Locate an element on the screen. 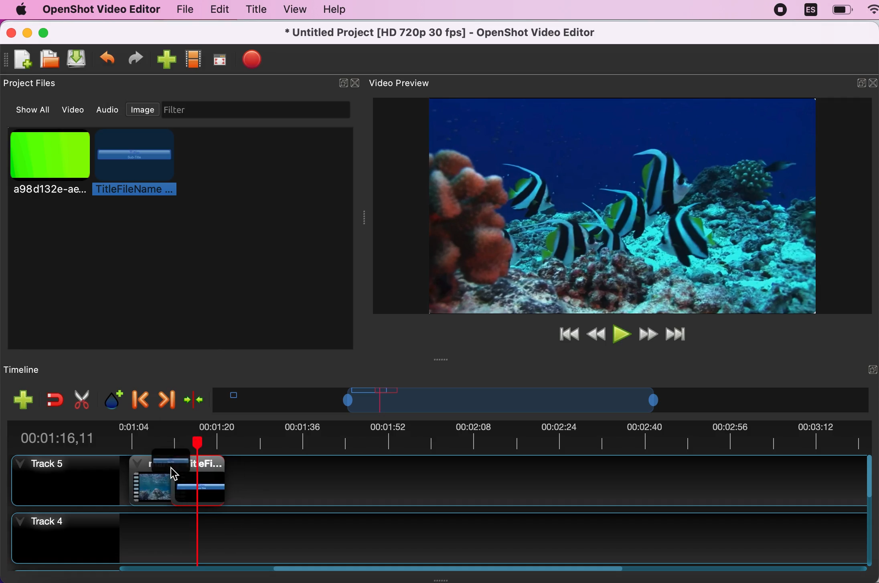 This screenshot has height=583, width=879. track 4 is located at coordinates (436, 540).